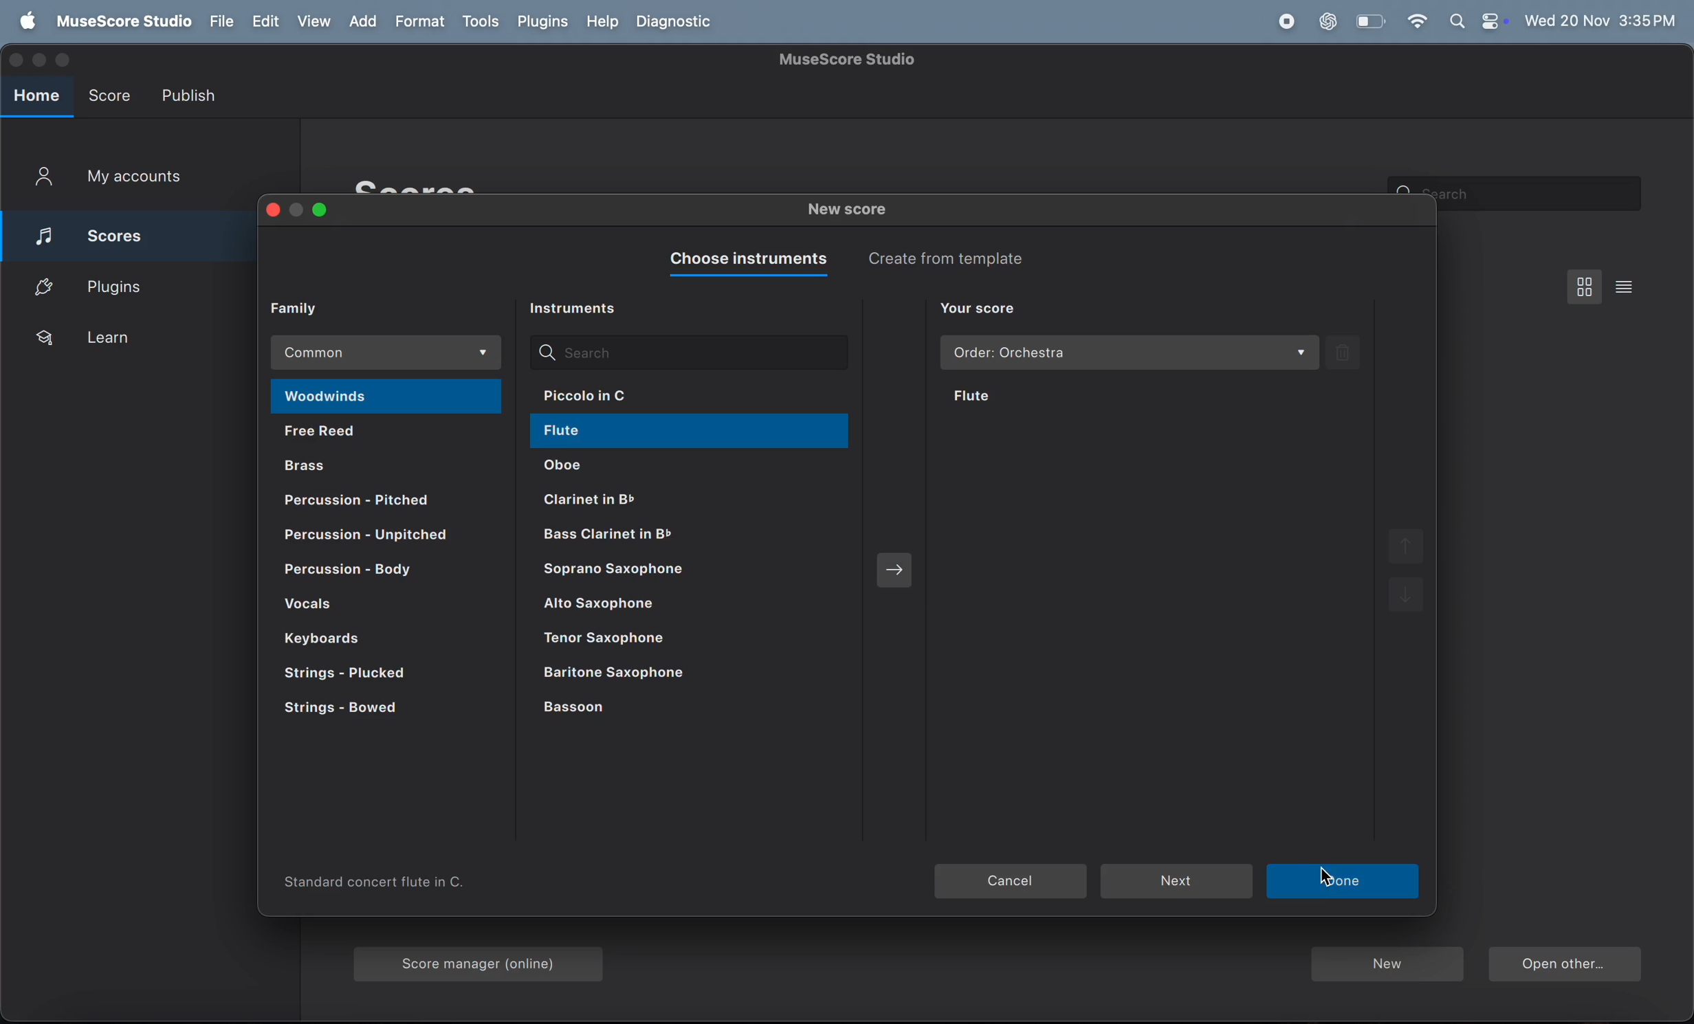 The height and width of the screenshot is (1024, 1694). I want to click on use score studi0 menu, so click(120, 22).